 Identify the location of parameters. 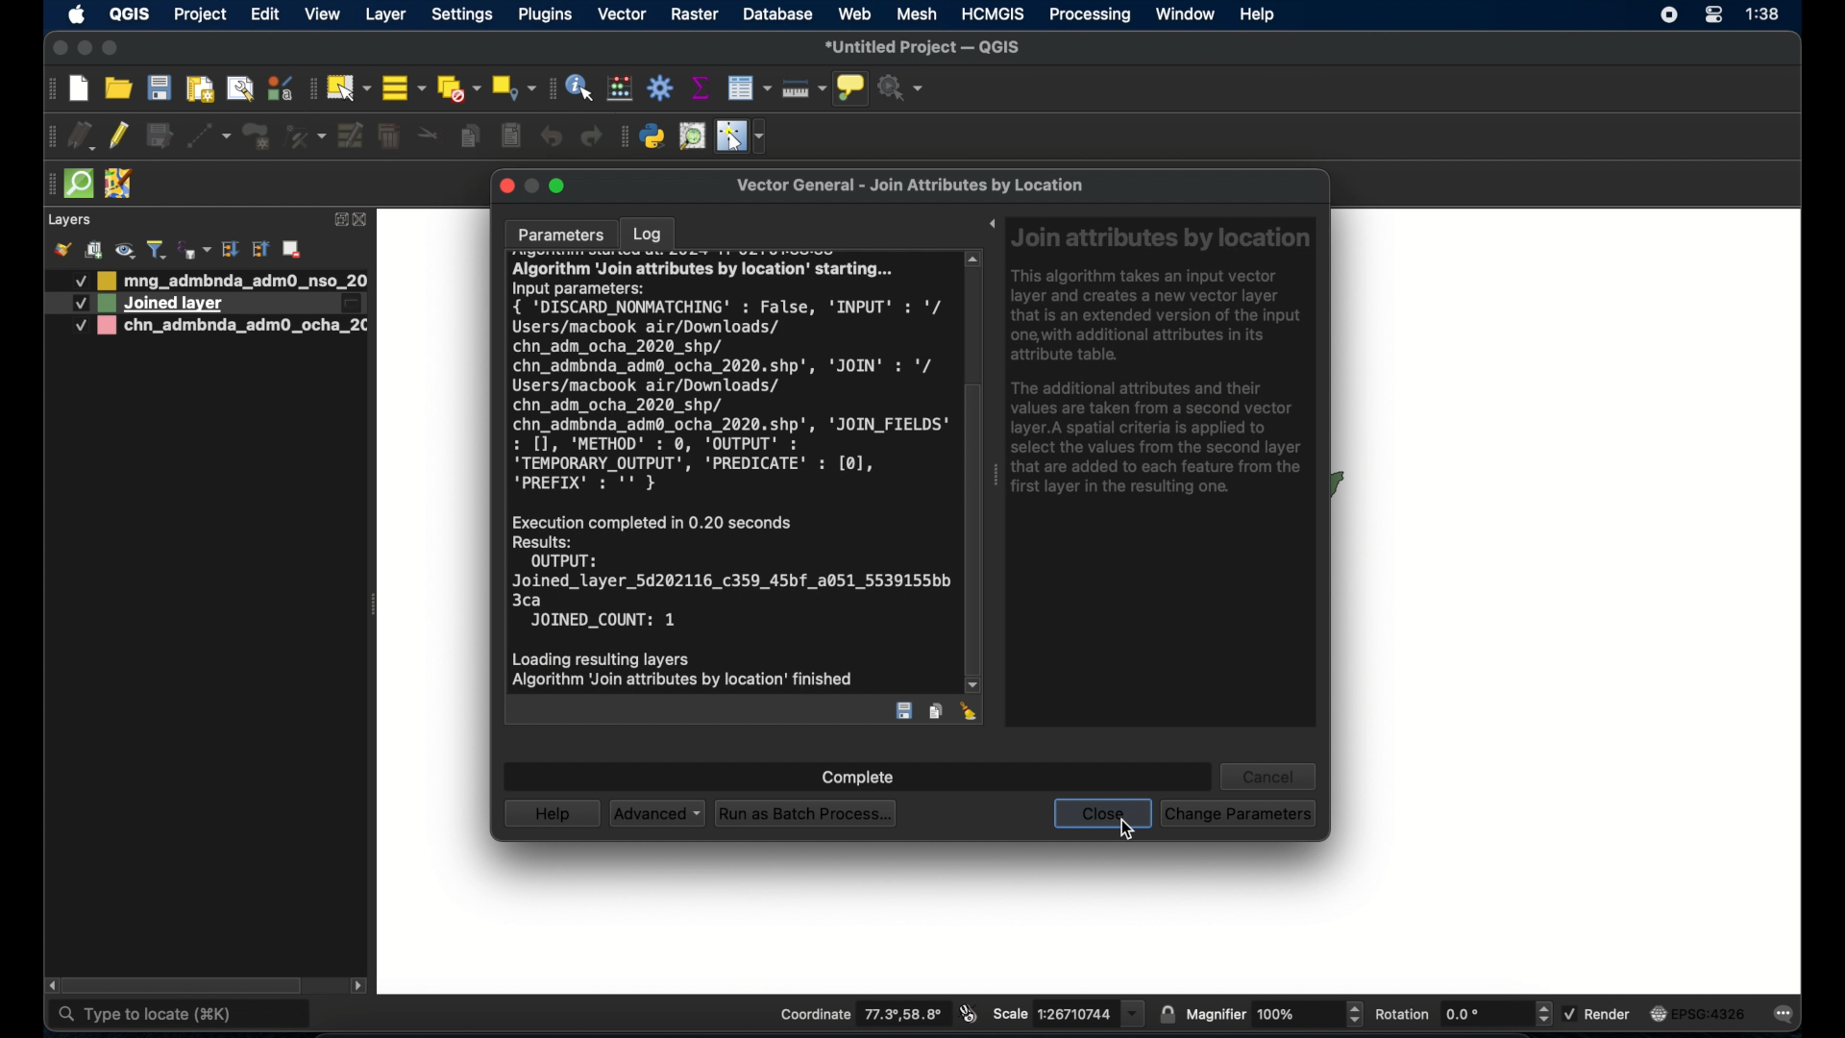
(564, 235).